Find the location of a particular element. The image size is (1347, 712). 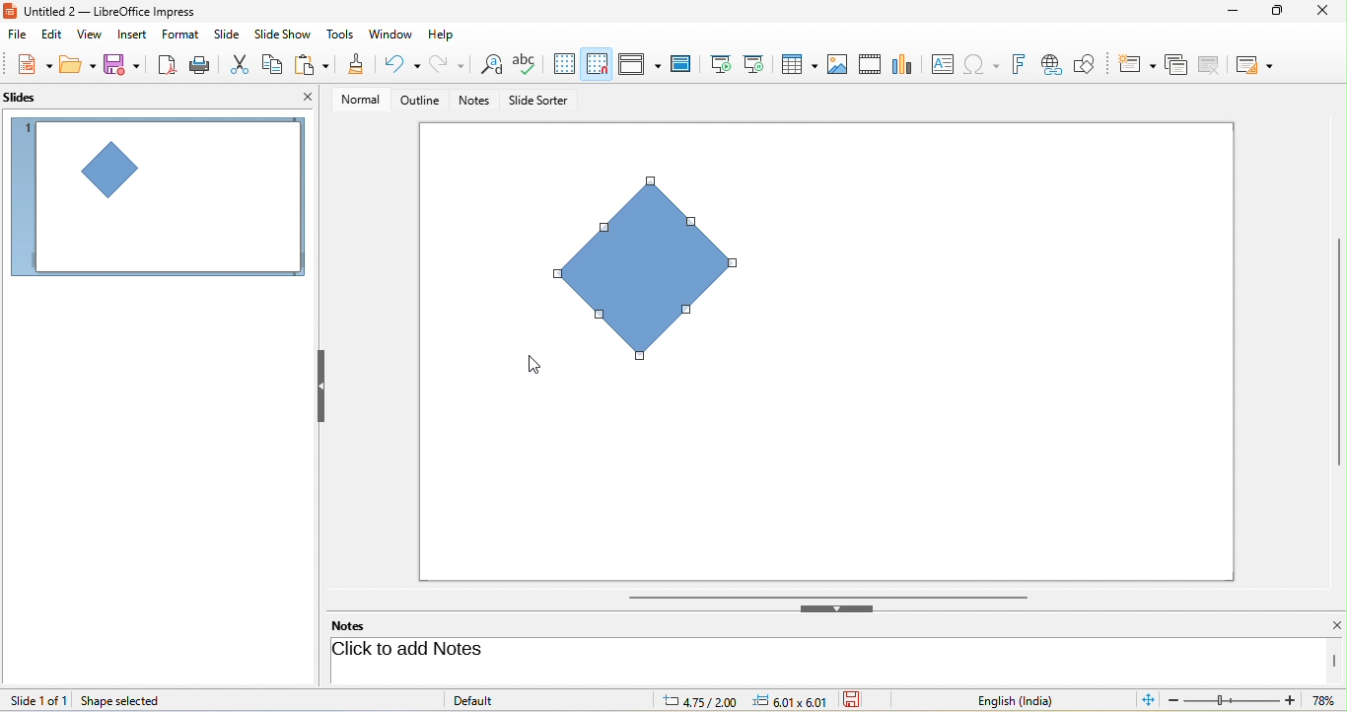

audio or video is located at coordinates (873, 66).